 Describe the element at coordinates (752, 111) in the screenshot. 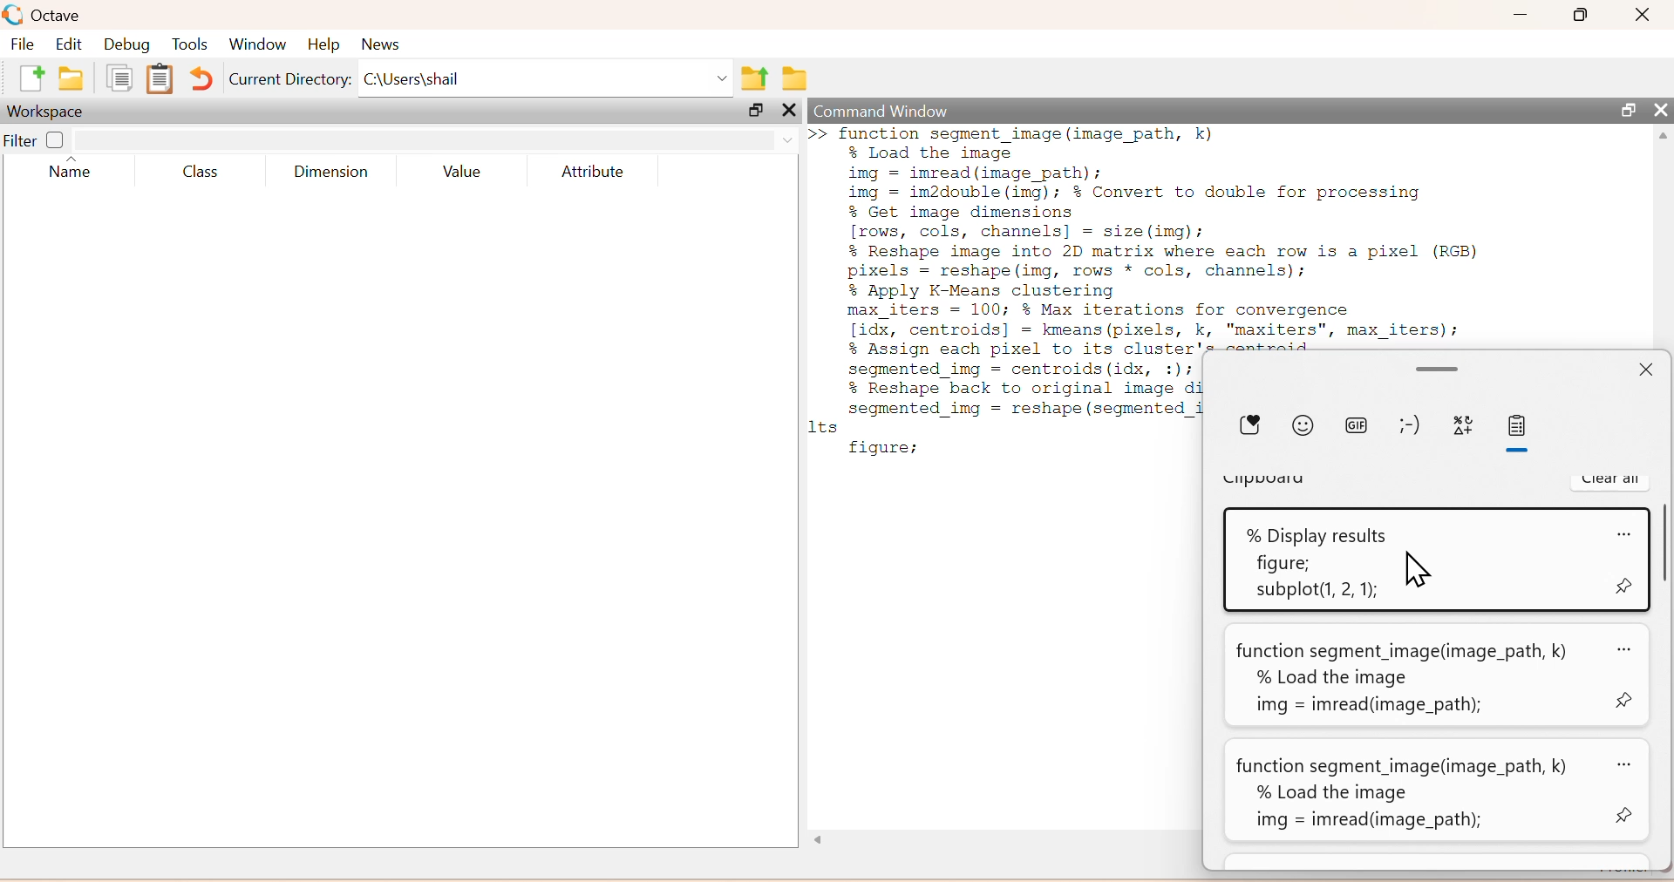

I see `Maximize` at that location.